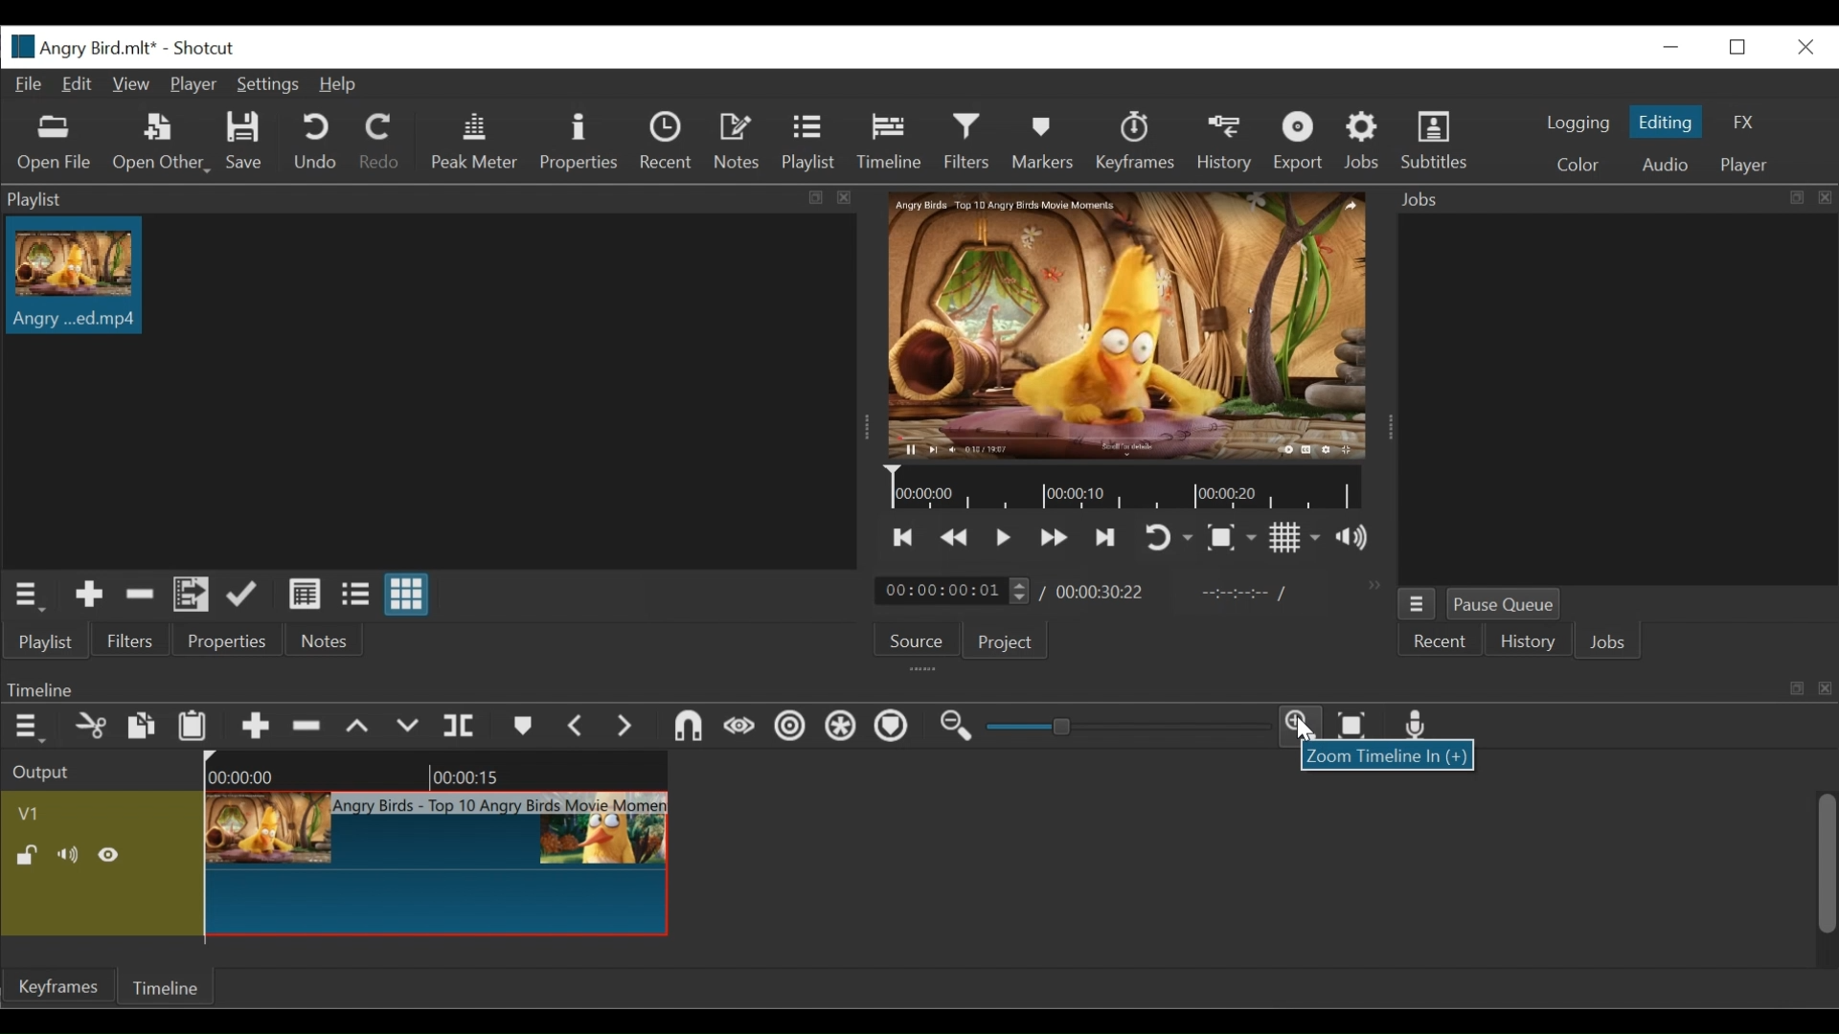 The width and height of the screenshot is (1839, 1034). Describe the element at coordinates (1042, 143) in the screenshot. I see `Markers` at that location.